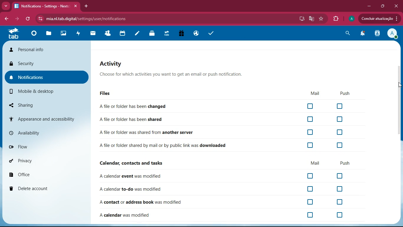  What do you see at coordinates (196, 33) in the screenshot?
I see `public` at bounding box center [196, 33].